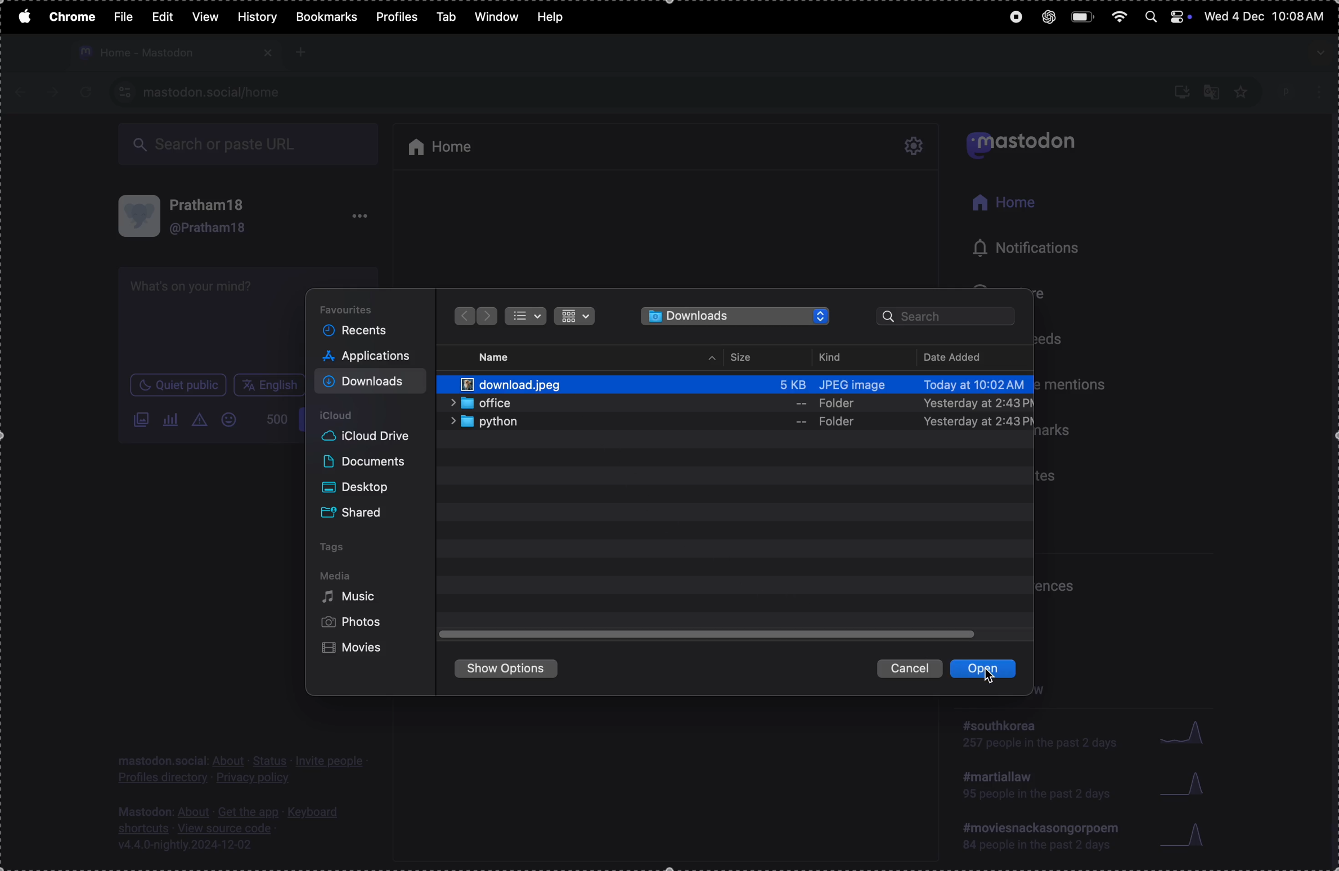 This screenshot has width=1339, height=871. I want to click on date and time, so click(1266, 18).